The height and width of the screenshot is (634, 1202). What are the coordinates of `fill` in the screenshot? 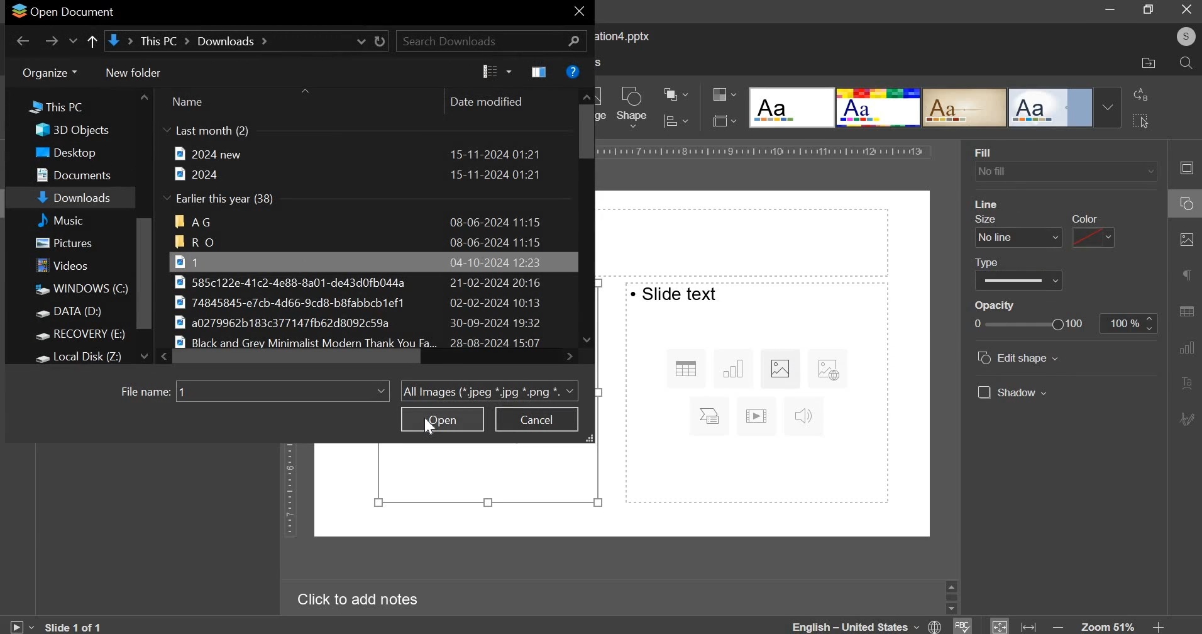 It's located at (987, 151).